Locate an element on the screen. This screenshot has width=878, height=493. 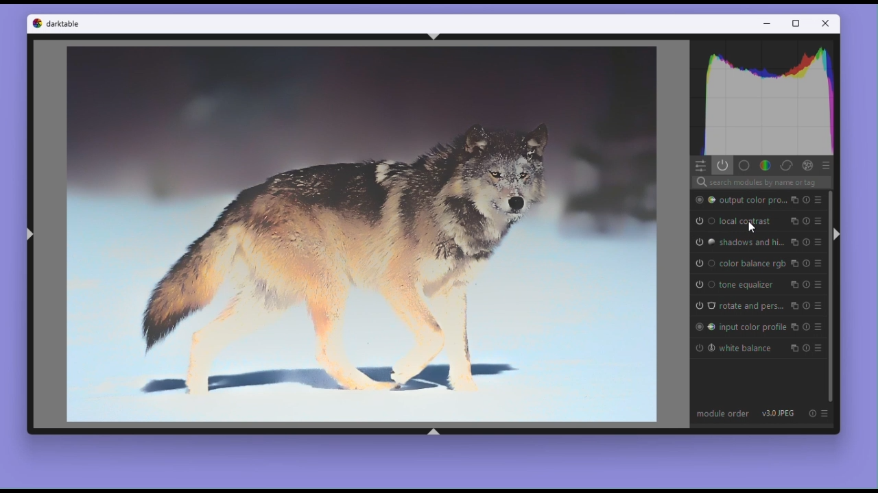
base is located at coordinates (745, 165).